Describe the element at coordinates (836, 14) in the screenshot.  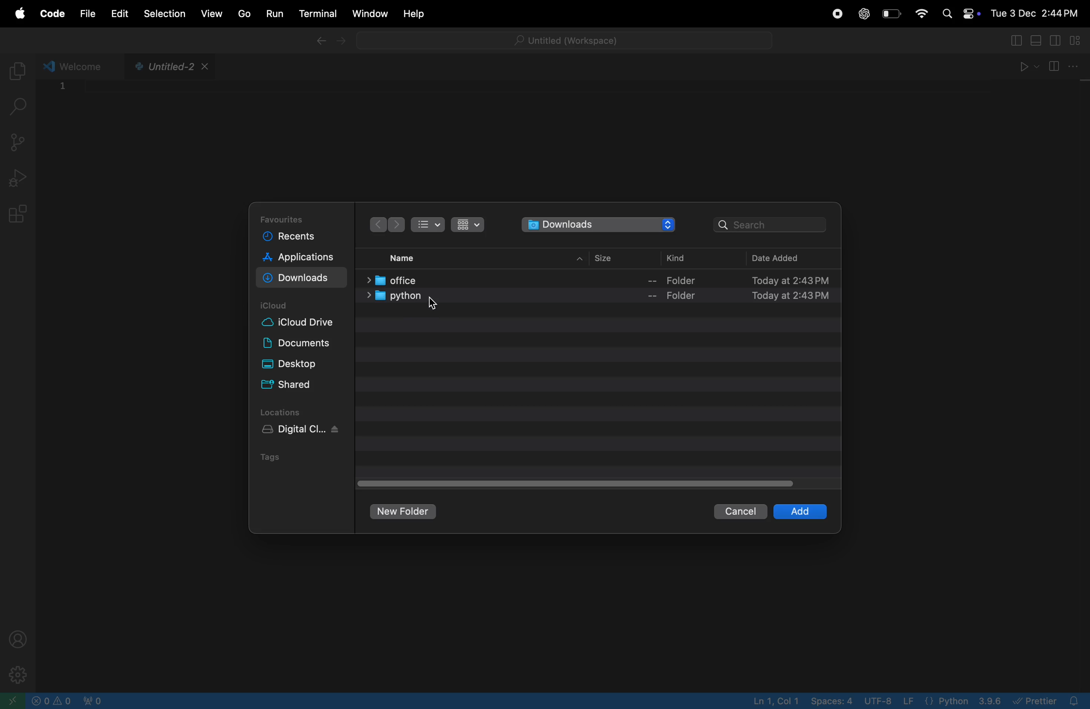
I see `record` at that location.